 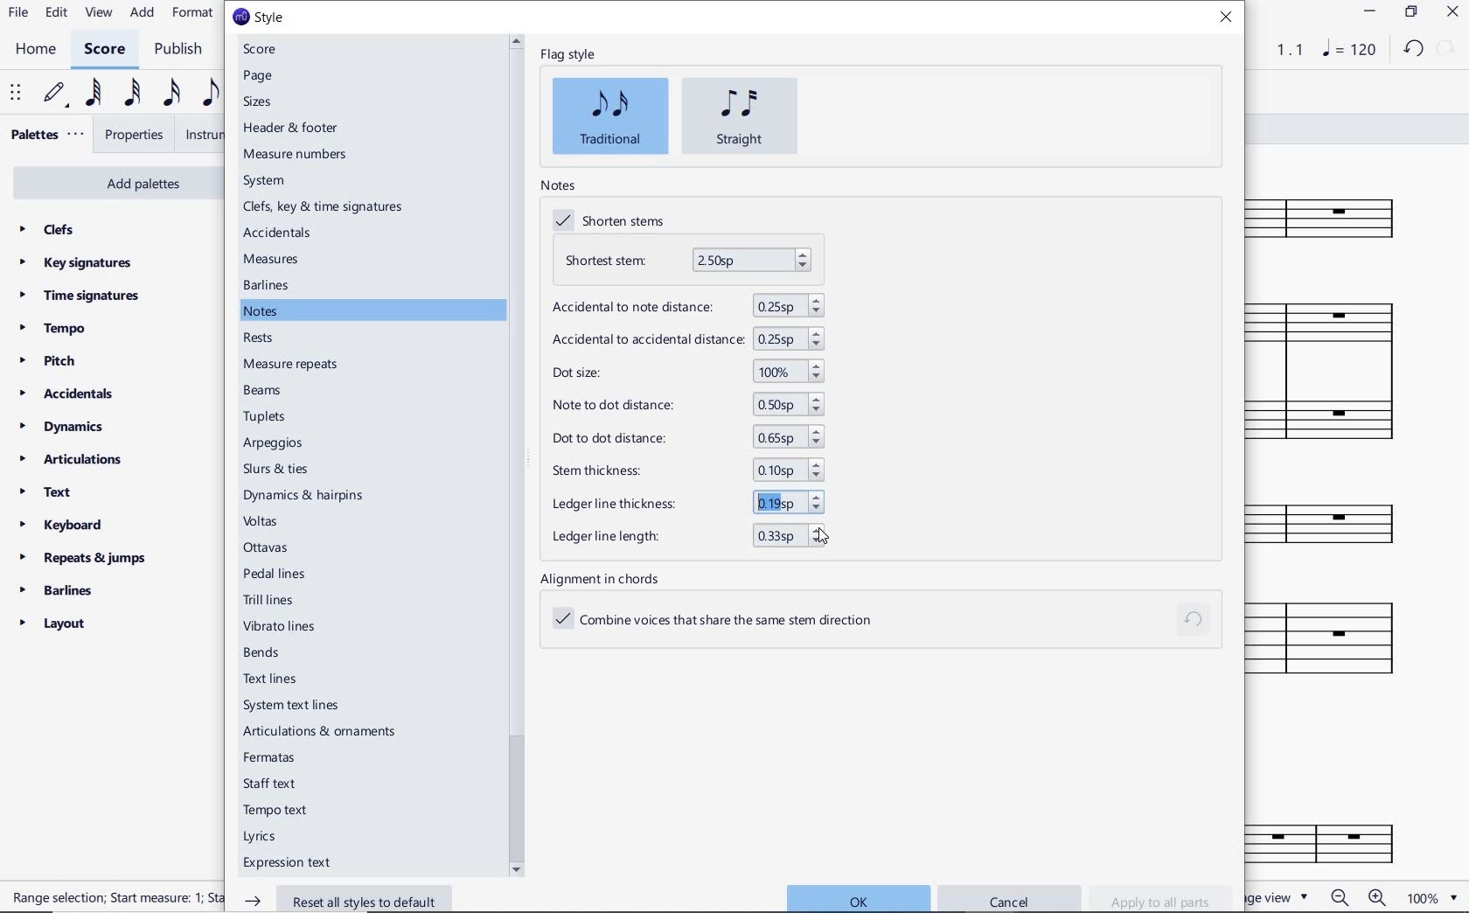 What do you see at coordinates (113, 181) in the screenshot?
I see `add palettes` at bounding box center [113, 181].